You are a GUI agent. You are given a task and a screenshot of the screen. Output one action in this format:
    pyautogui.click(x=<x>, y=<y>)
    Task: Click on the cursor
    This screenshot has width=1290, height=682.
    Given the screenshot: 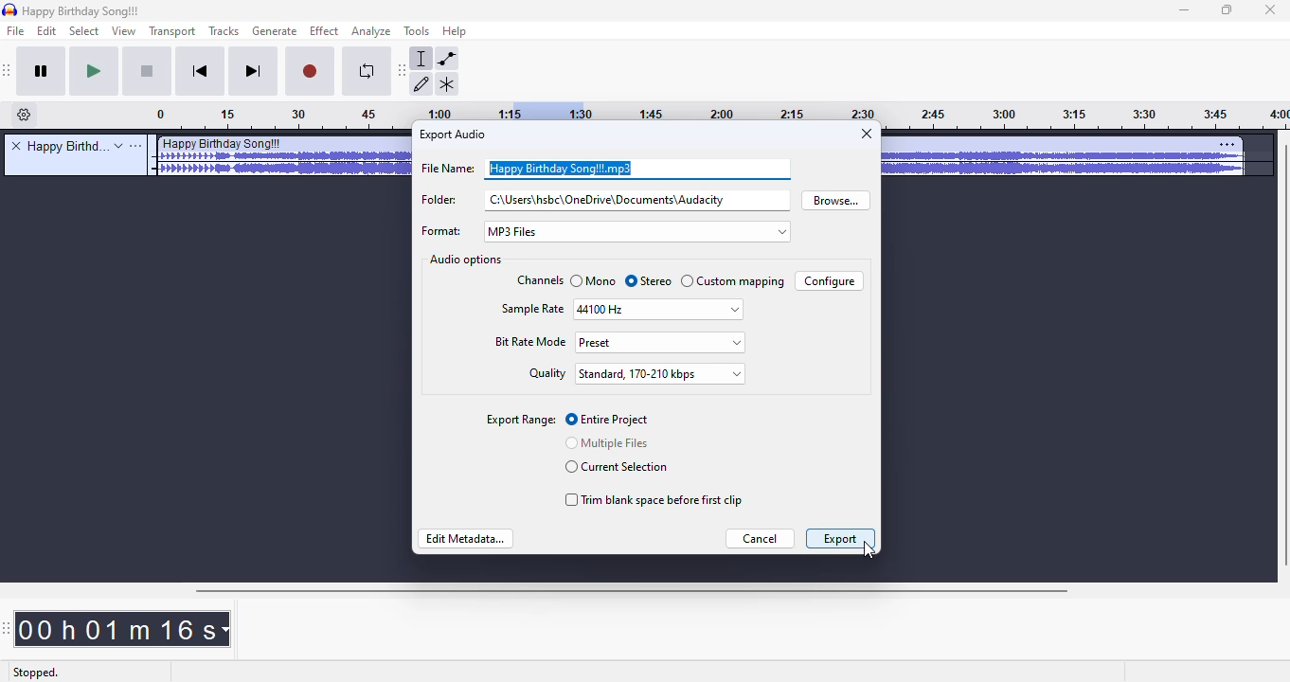 What is the action you would take?
    pyautogui.click(x=869, y=551)
    